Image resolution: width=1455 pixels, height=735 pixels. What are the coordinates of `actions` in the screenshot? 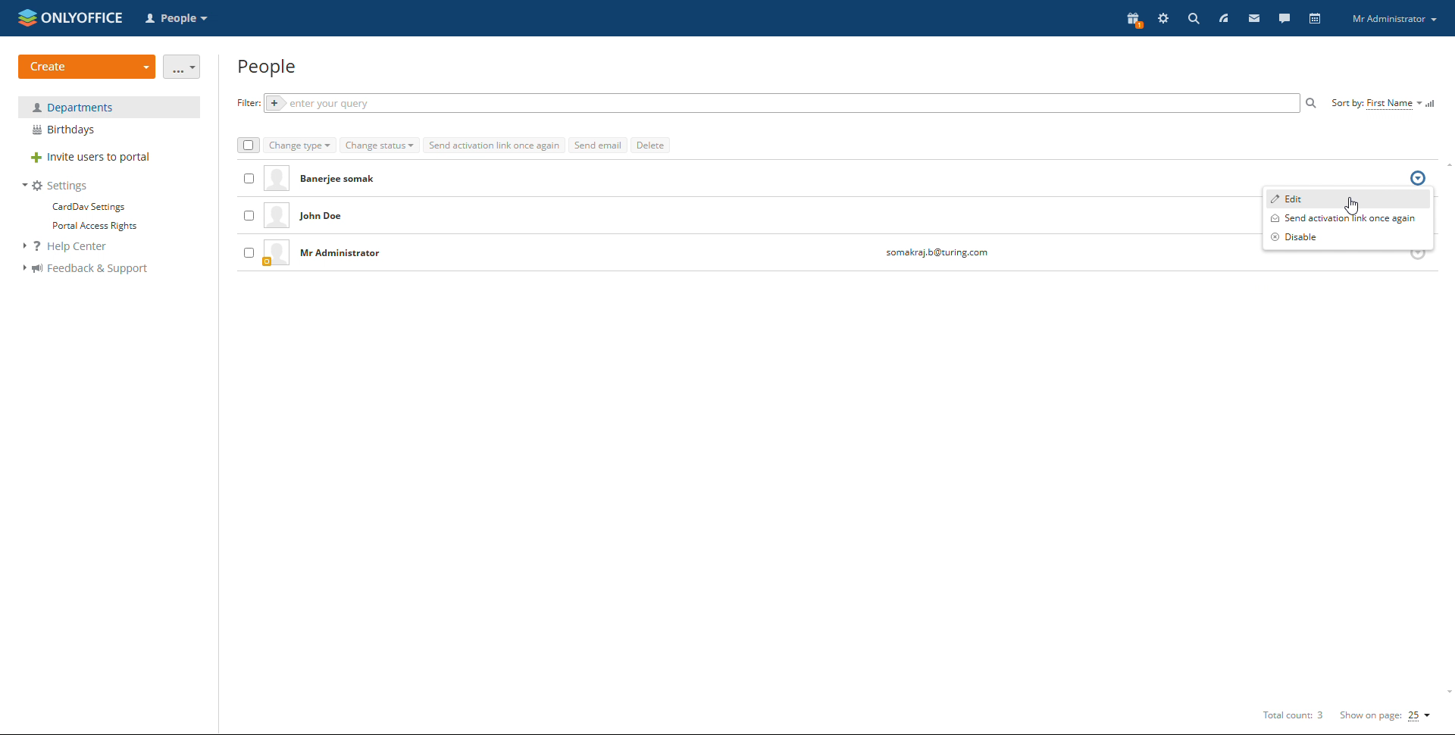 It's located at (1419, 179).